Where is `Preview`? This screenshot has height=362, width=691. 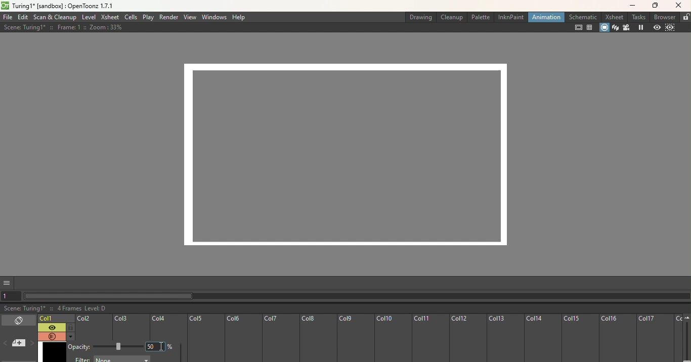 Preview is located at coordinates (656, 27).